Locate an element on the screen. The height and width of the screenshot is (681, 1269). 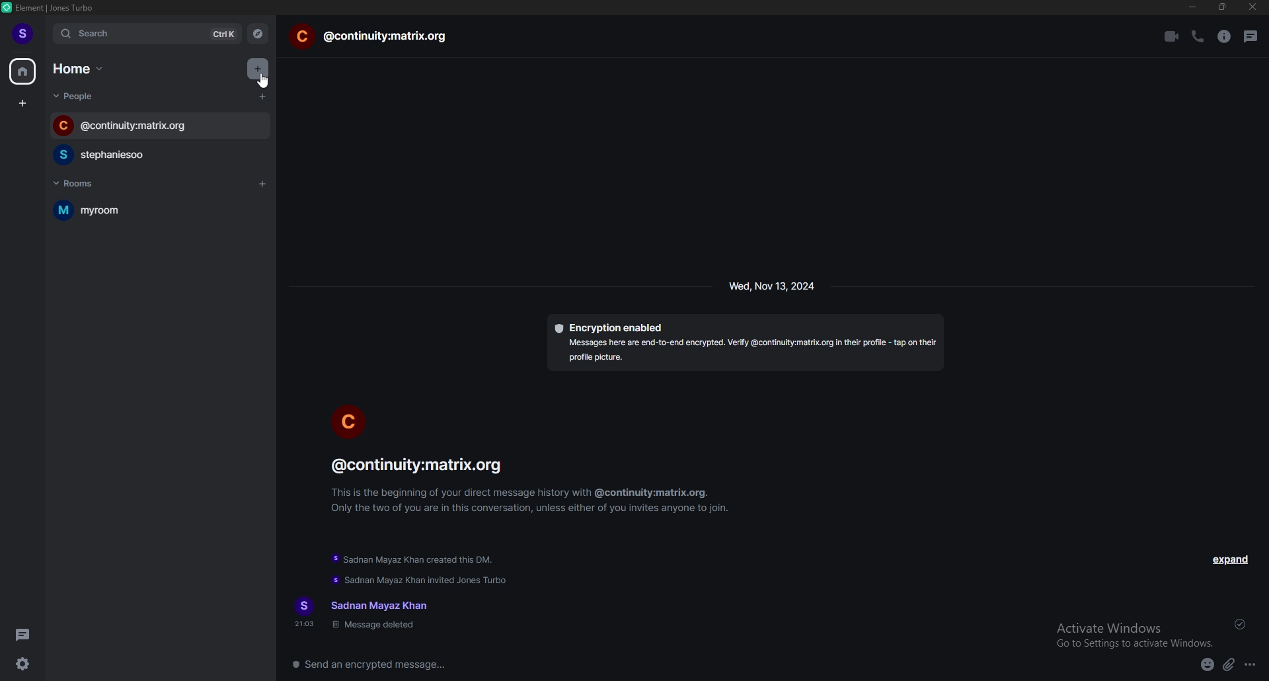
delivered is located at coordinates (1241, 624).